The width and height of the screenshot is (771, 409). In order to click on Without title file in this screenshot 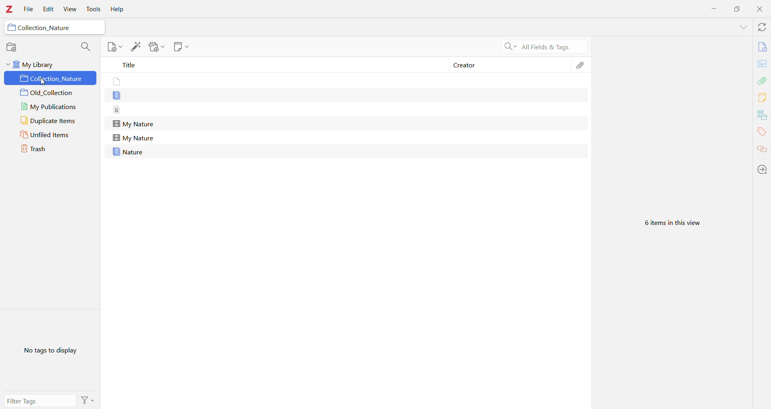, I will do `click(120, 95)`.